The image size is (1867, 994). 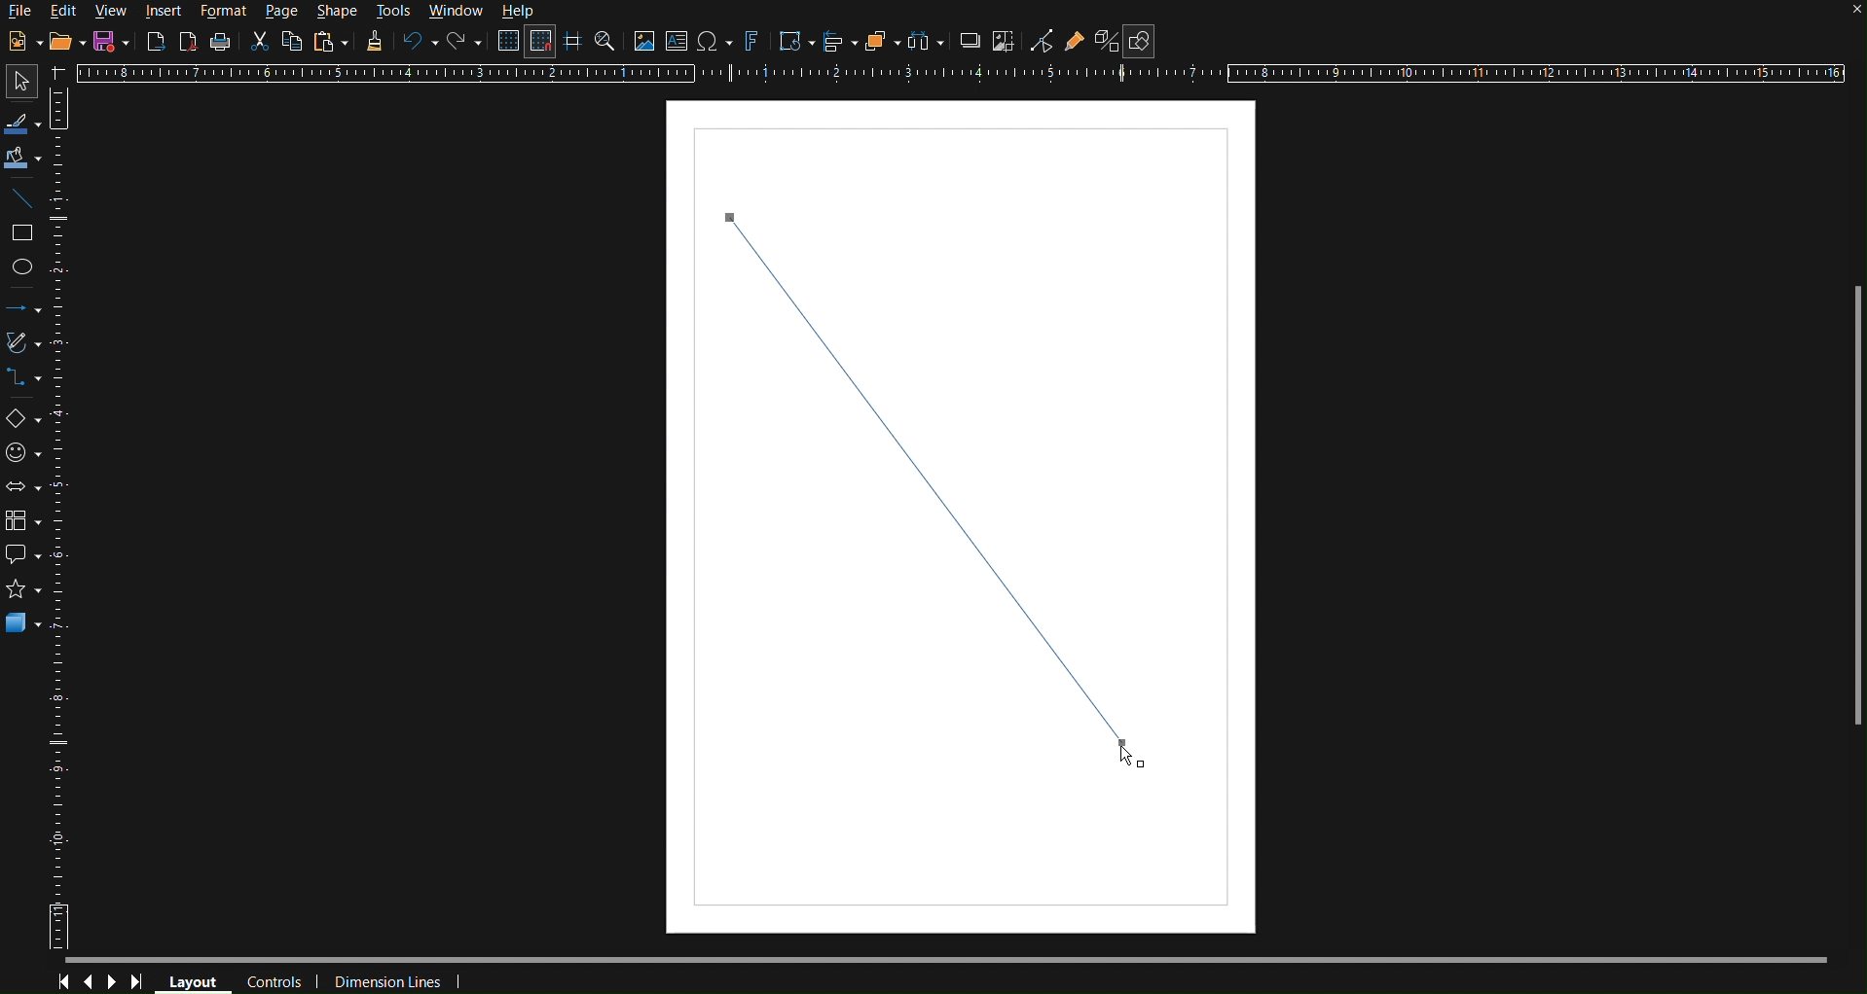 I want to click on Zoom and Pan, so click(x=605, y=41).